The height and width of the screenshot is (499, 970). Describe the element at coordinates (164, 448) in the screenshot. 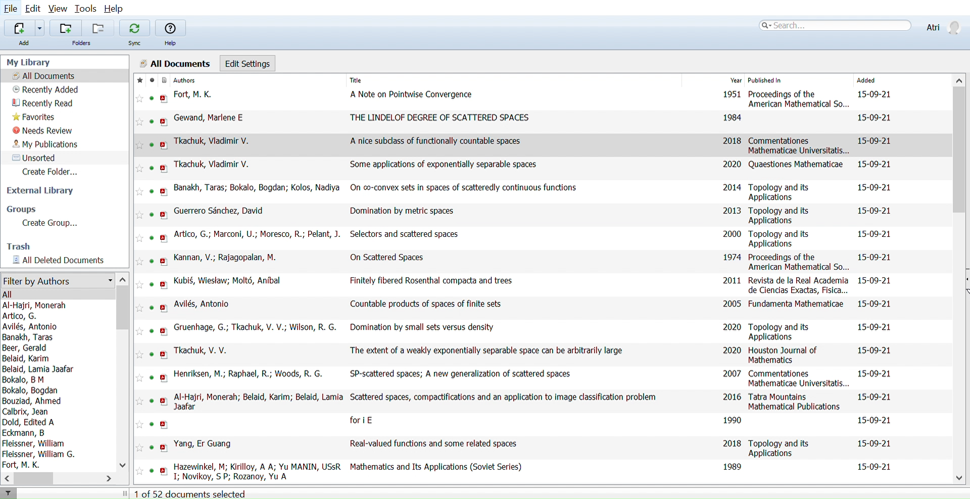

I see `open PDF` at that location.